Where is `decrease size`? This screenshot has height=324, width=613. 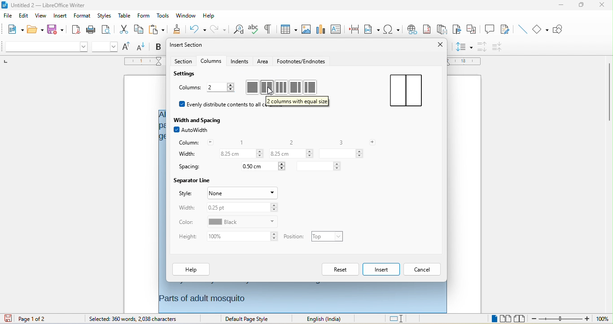 decrease size is located at coordinates (141, 46).